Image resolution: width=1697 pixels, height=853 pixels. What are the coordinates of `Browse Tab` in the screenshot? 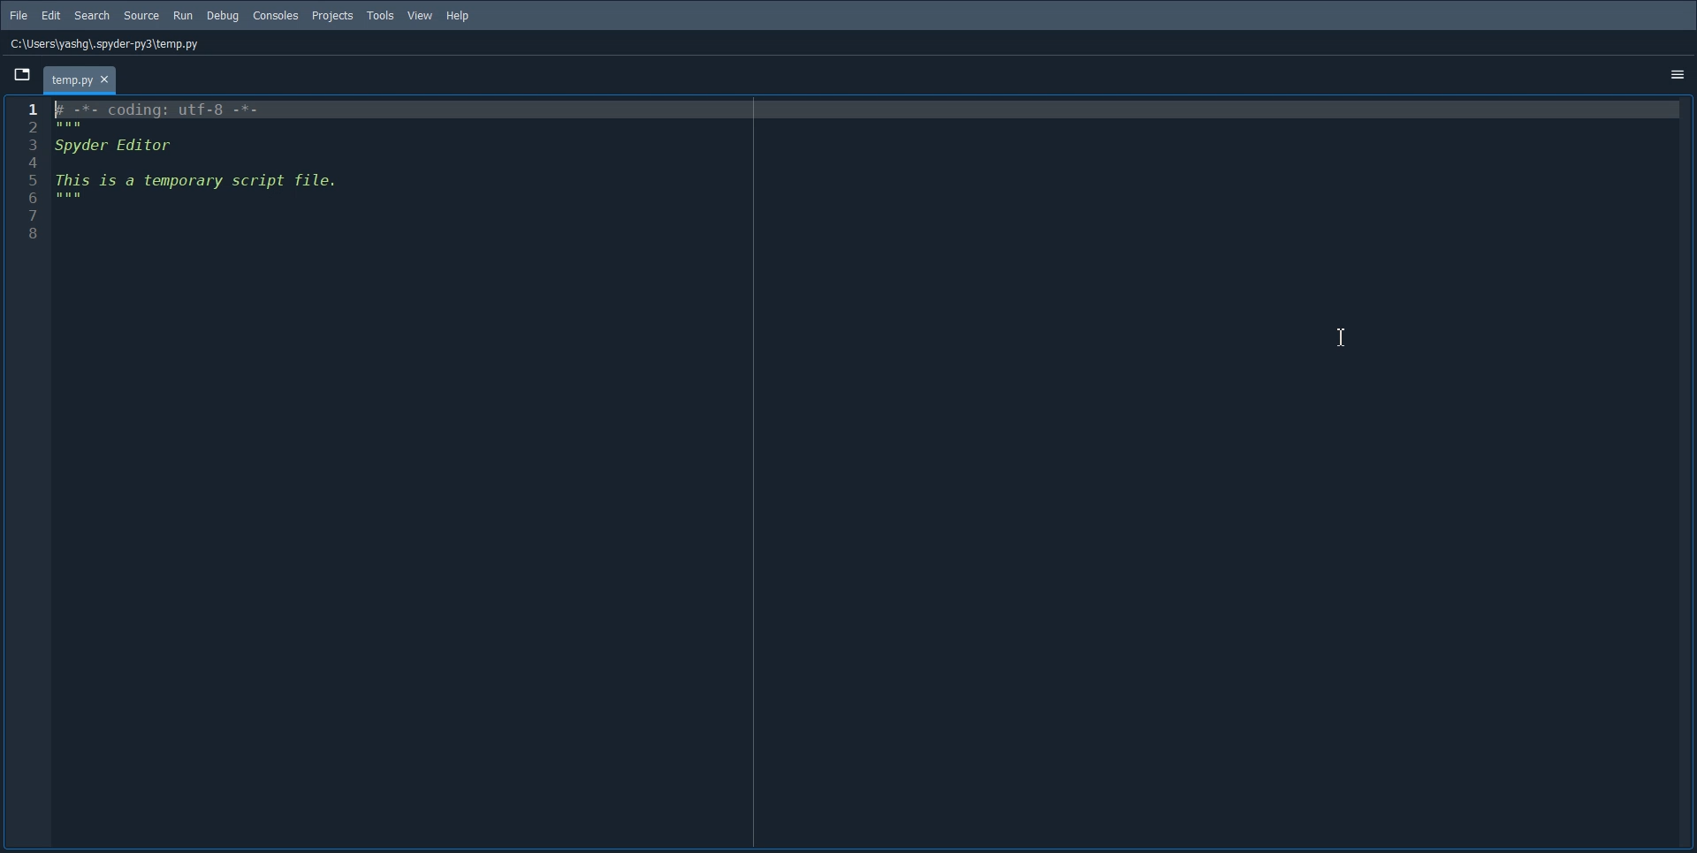 It's located at (21, 75).